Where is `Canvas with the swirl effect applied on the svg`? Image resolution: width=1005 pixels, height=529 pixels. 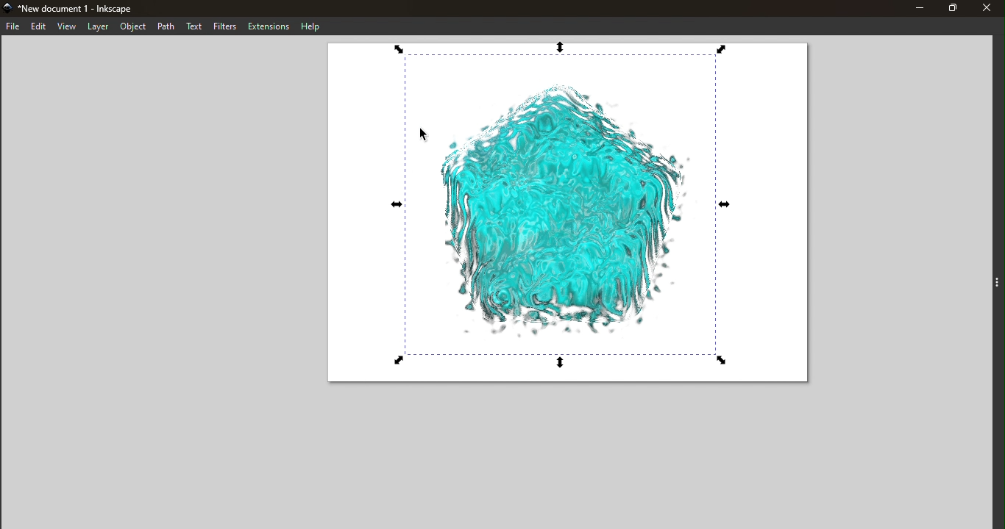 Canvas with the swirl effect applied on the svg is located at coordinates (569, 215).